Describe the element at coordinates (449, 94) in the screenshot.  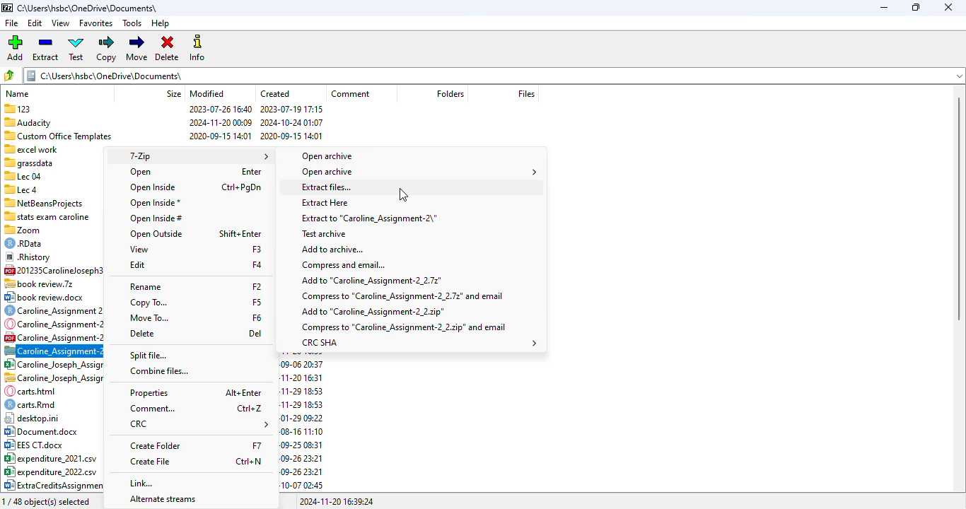
I see `folders` at that location.